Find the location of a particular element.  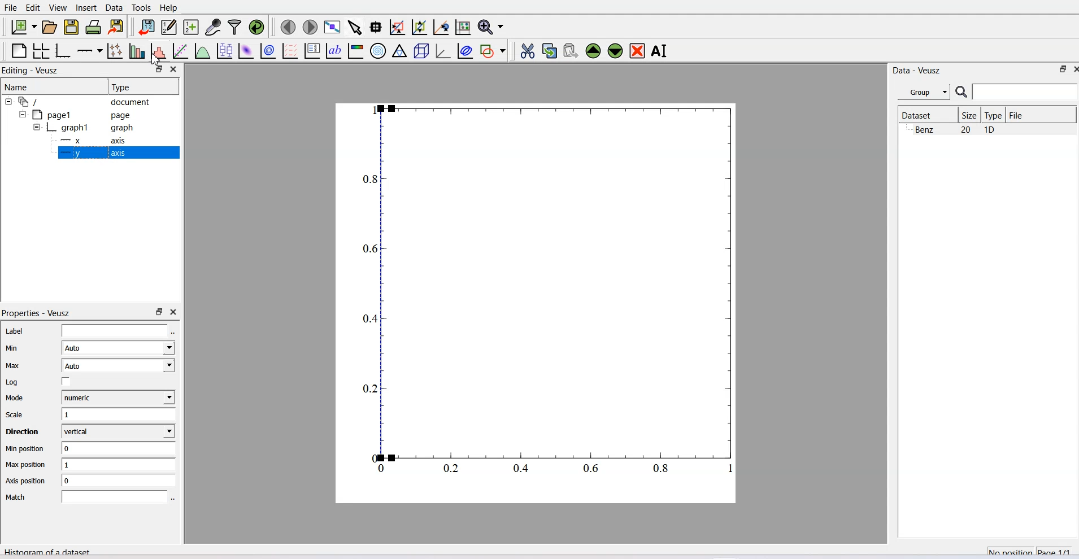

Open a document is located at coordinates (49, 27).